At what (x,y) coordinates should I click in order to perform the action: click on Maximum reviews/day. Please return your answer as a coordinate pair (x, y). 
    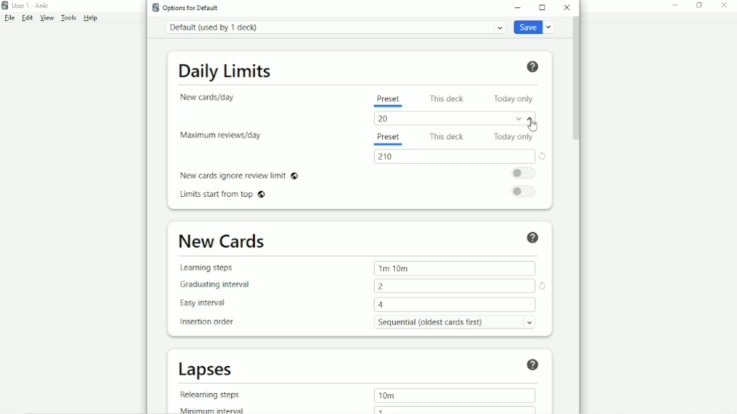
    Looking at the image, I should click on (224, 137).